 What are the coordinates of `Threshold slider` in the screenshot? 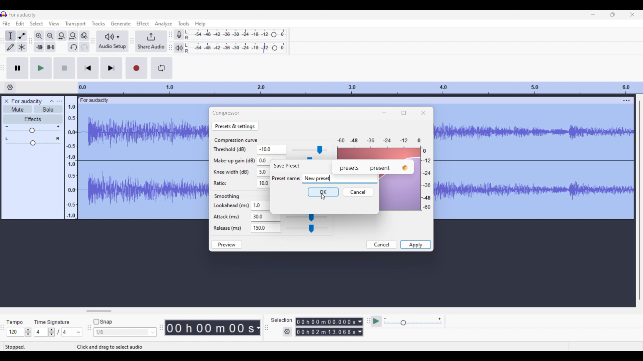 It's located at (308, 150).